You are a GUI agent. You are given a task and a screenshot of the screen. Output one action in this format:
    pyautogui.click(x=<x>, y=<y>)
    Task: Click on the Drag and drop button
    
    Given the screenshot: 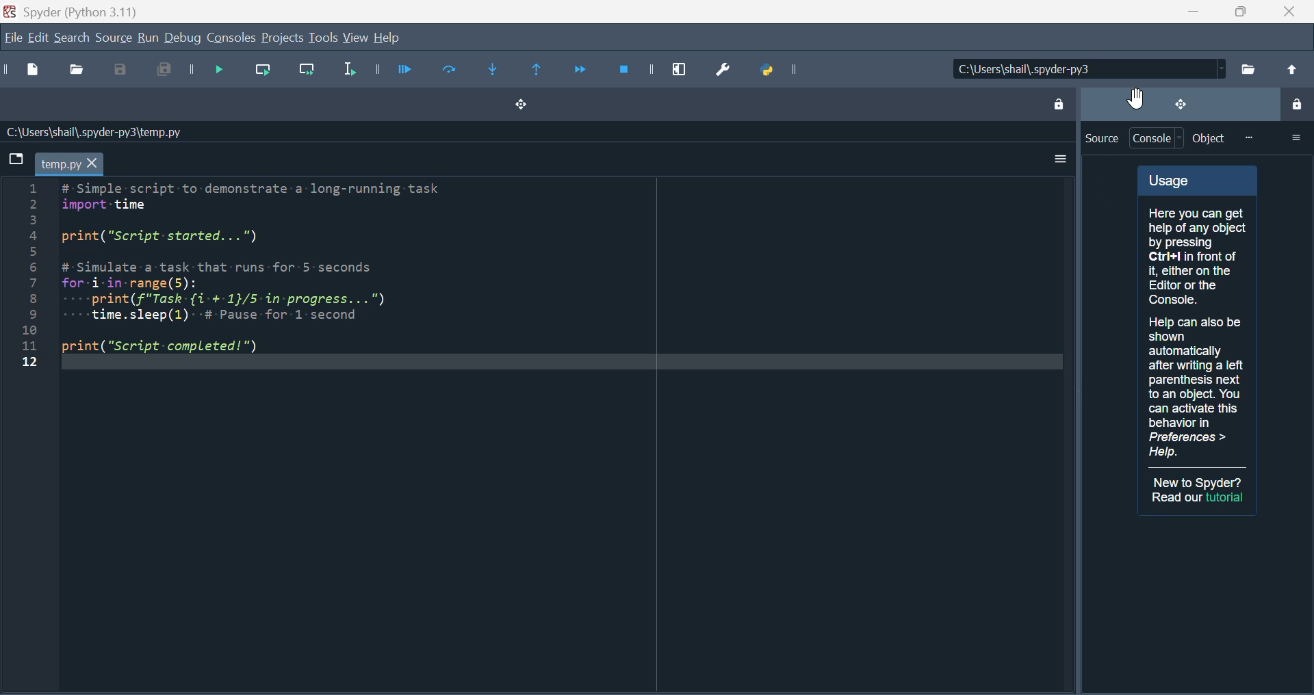 What is the action you would take?
    pyautogui.click(x=519, y=106)
    